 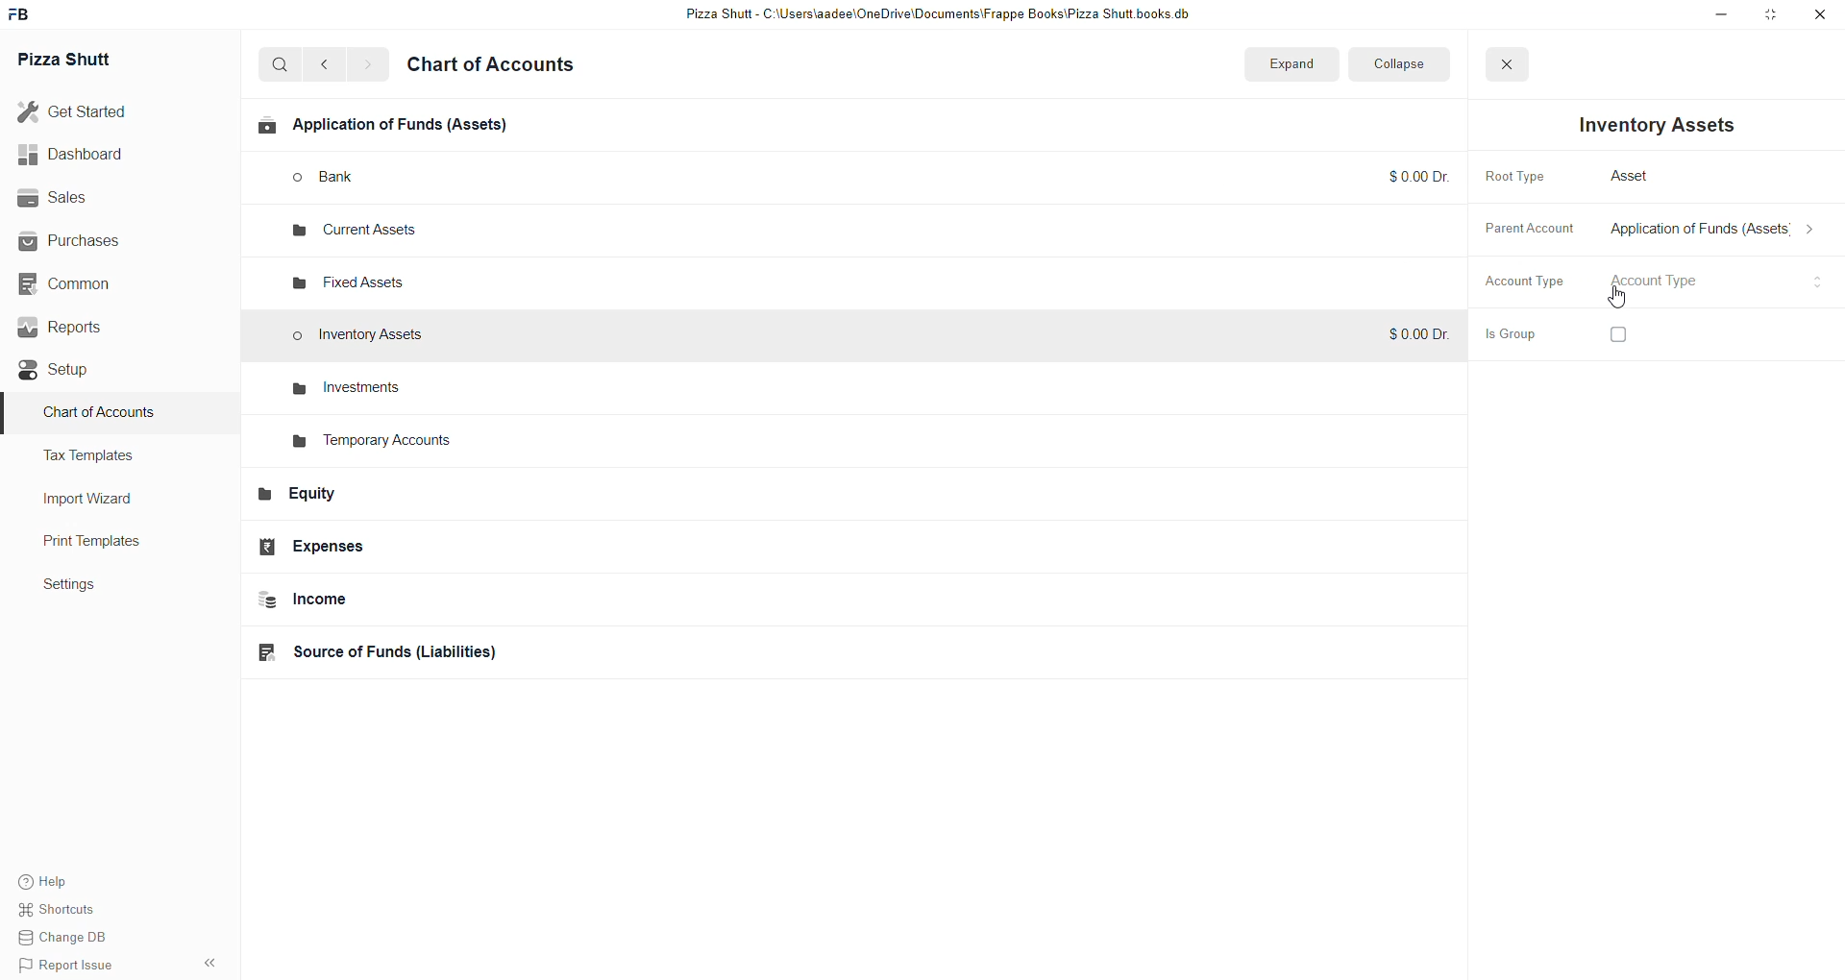 What do you see at coordinates (87, 589) in the screenshot?
I see `settings ` at bounding box center [87, 589].